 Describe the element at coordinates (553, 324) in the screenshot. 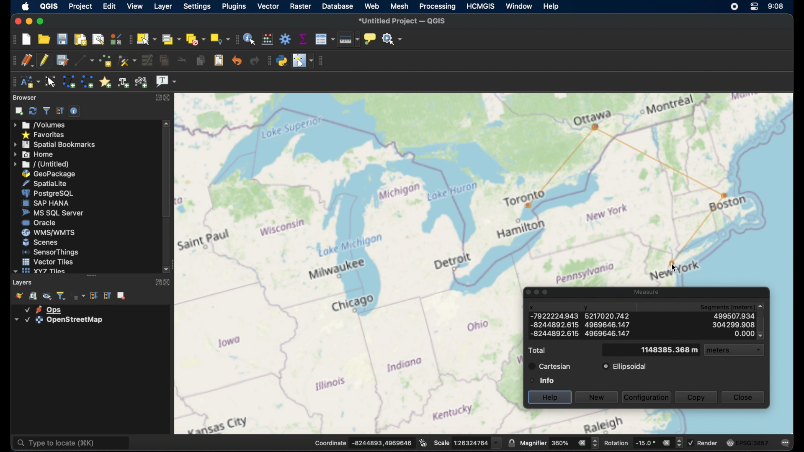

I see `x` at that location.